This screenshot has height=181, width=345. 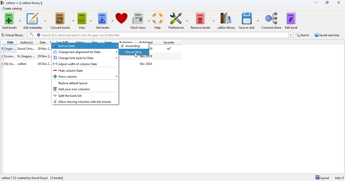 What do you see at coordinates (226, 21) in the screenshot?
I see `calibre library` at bounding box center [226, 21].